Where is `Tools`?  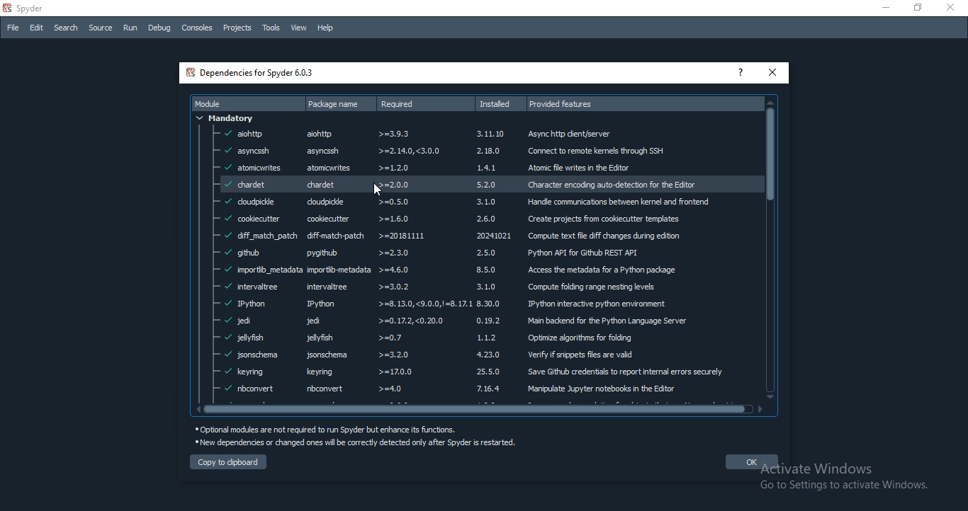 Tools is located at coordinates (271, 28).